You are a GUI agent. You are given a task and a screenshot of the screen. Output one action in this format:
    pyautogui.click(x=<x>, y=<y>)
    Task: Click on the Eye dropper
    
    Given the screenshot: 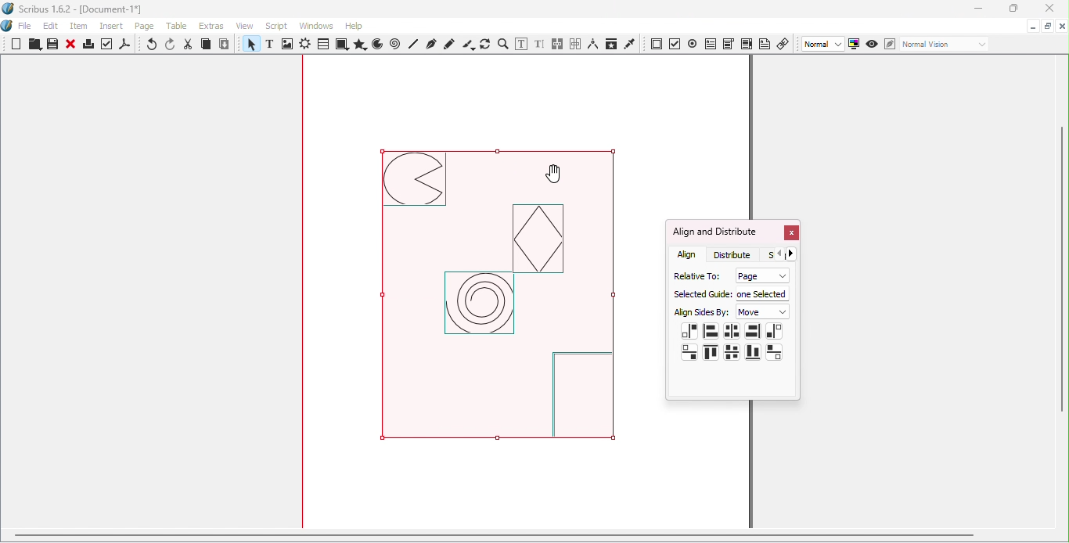 What is the action you would take?
    pyautogui.click(x=630, y=43)
    